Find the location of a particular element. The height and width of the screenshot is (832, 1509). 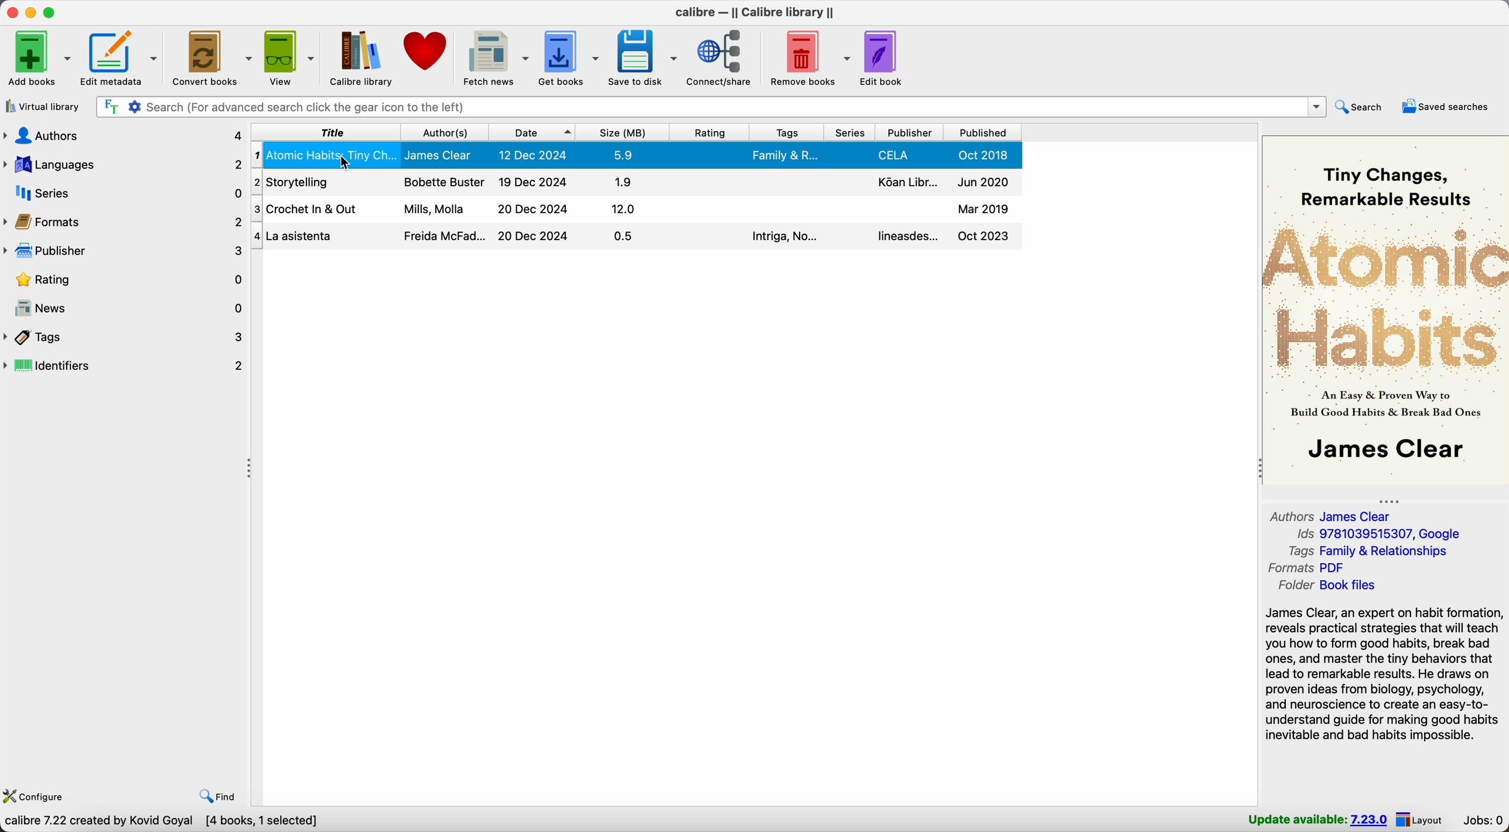

folder is located at coordinates (1326, 587).